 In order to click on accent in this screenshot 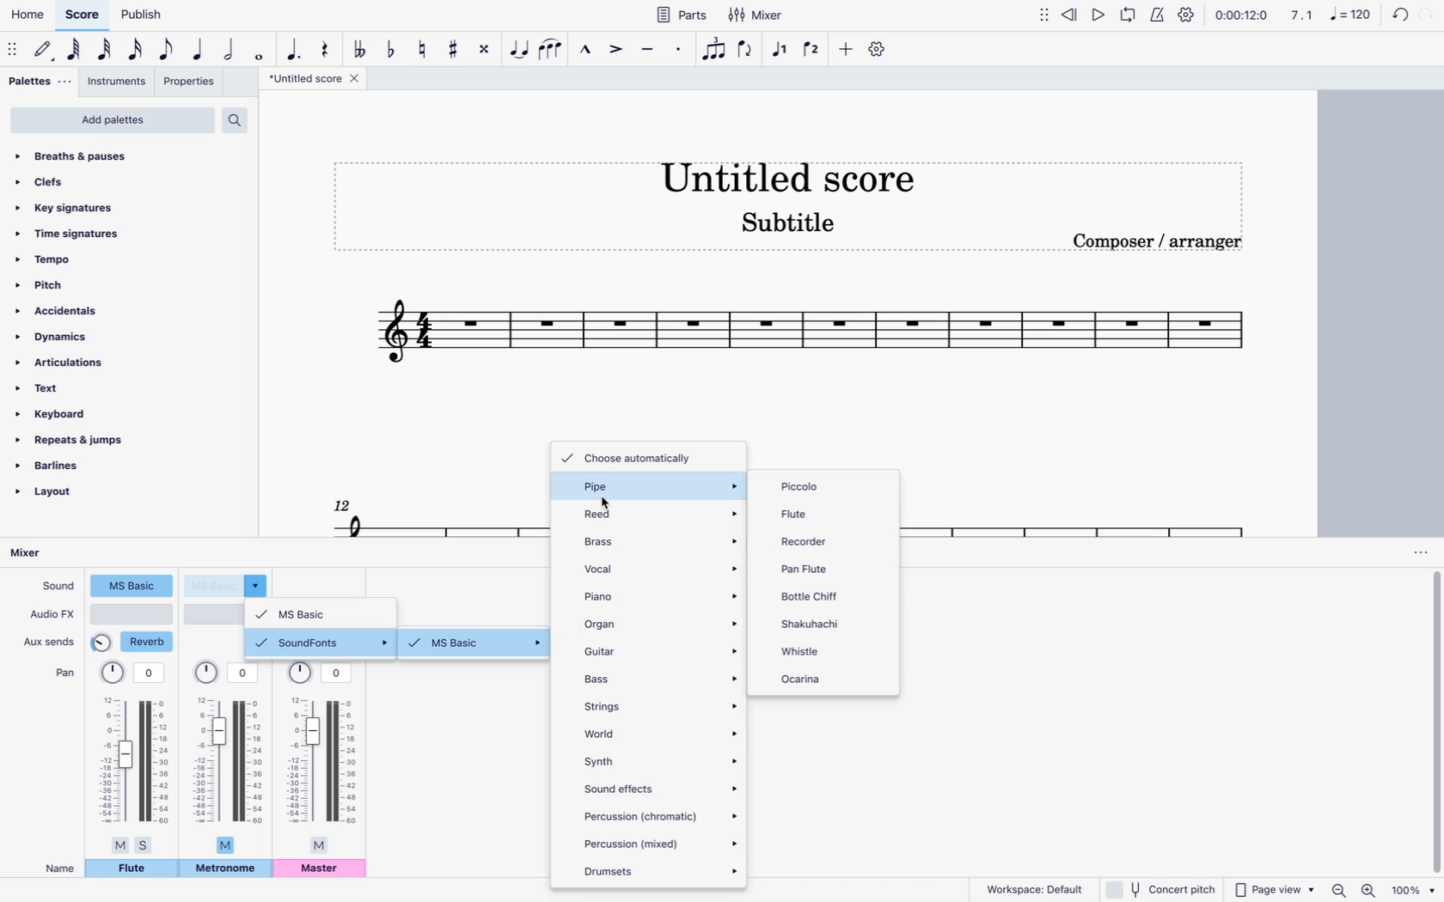, I will do `click(614, 53)`.